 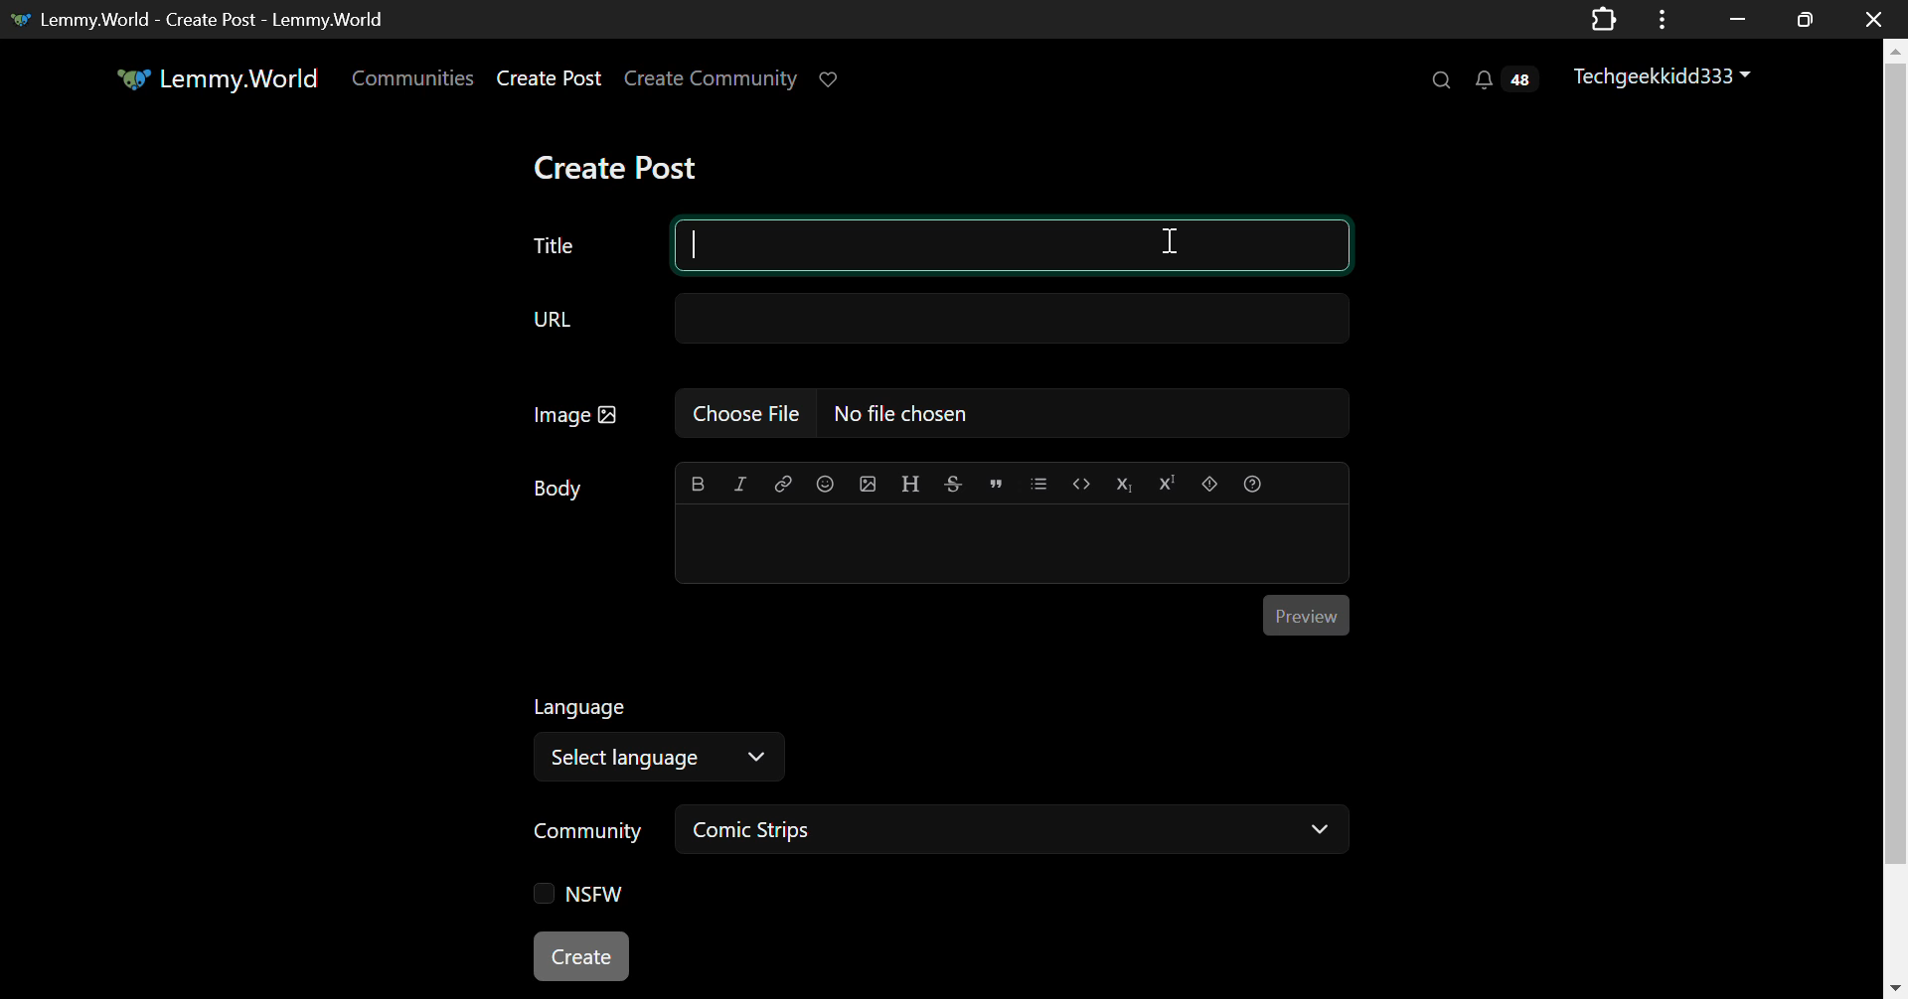 What do you see at coordinates (1167, 483) in the screenshot?
I see `Superscript` at bounding box center [1167, 483].